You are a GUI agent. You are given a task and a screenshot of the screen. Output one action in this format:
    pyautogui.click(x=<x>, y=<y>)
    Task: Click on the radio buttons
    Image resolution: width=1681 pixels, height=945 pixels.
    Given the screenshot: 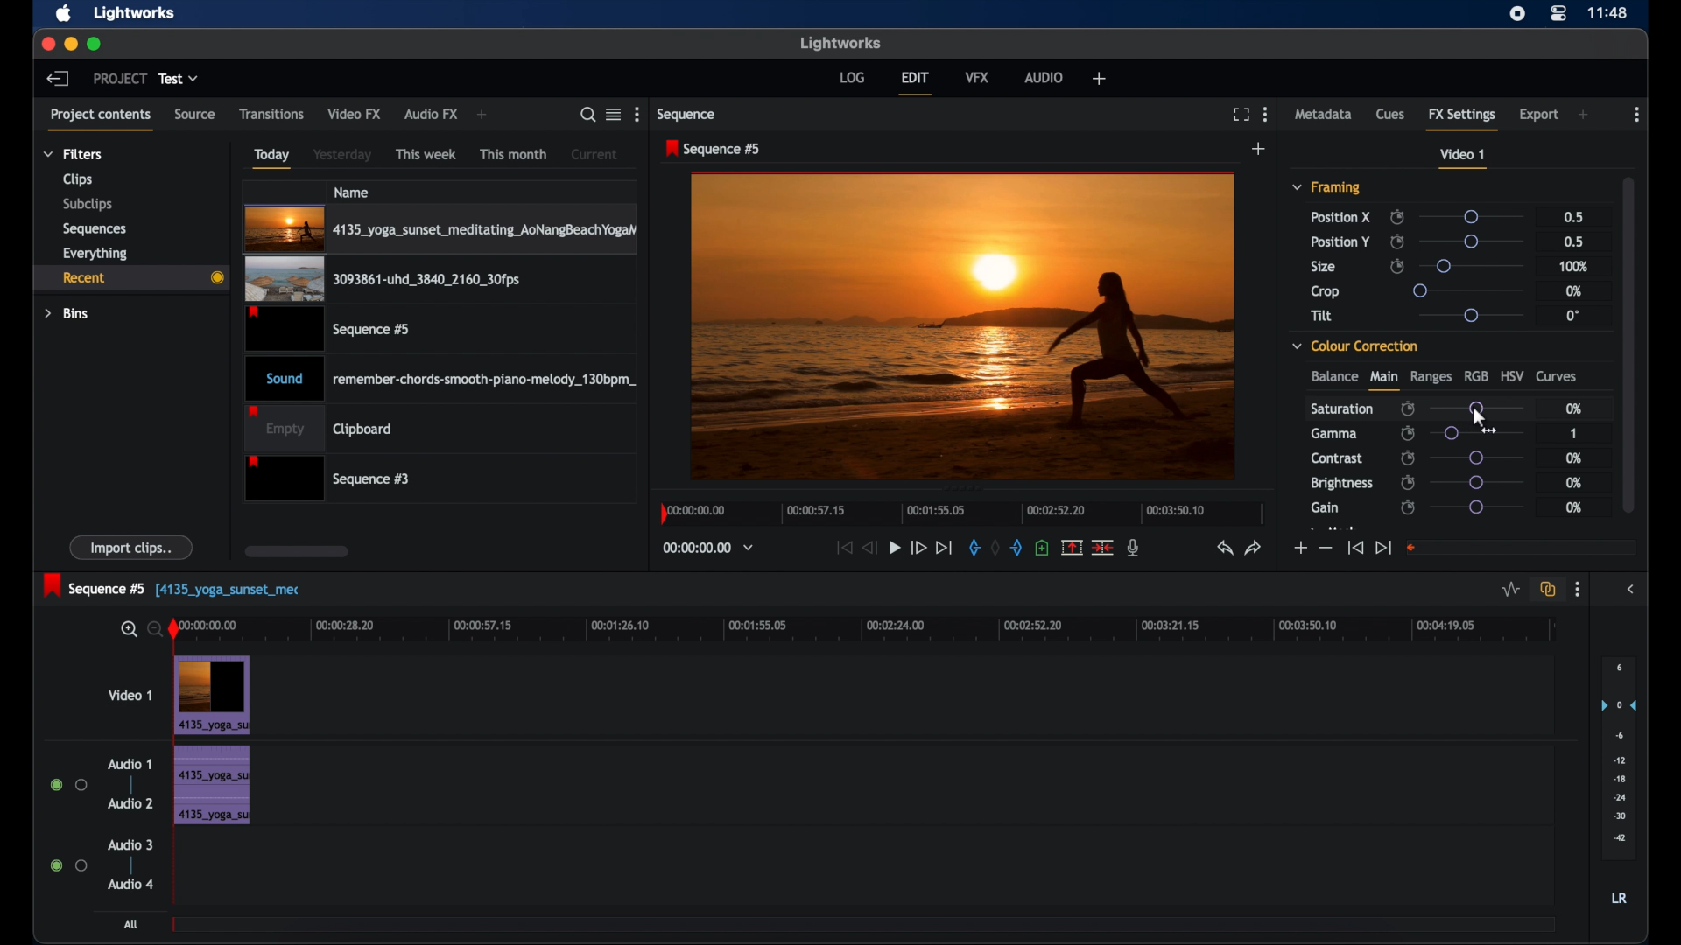 What is the action you would take?
    pyautogui.click(x=69, y=785)
    